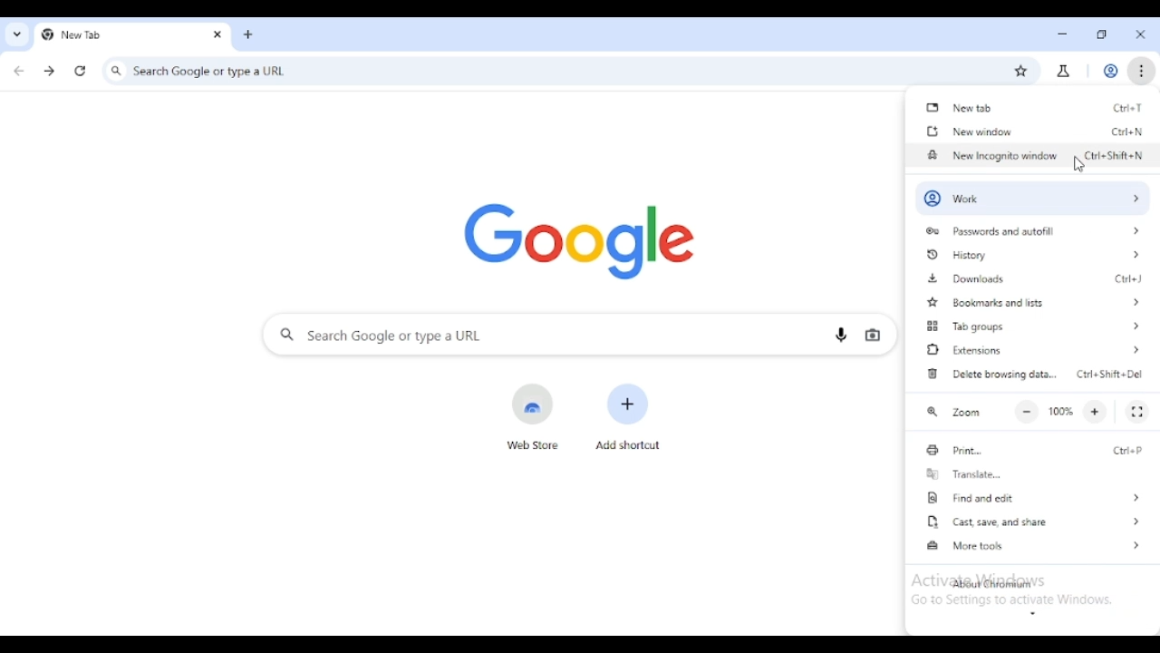 This screenshot has height=653, width=1160. Describe the element at coordinates (1142, 34) in the screenshot. I see `close` at that location.